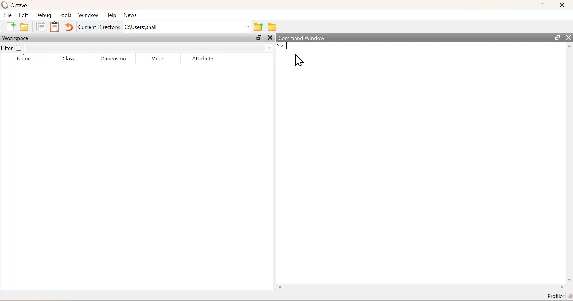  I want to click on minimize, so click(520, 6).